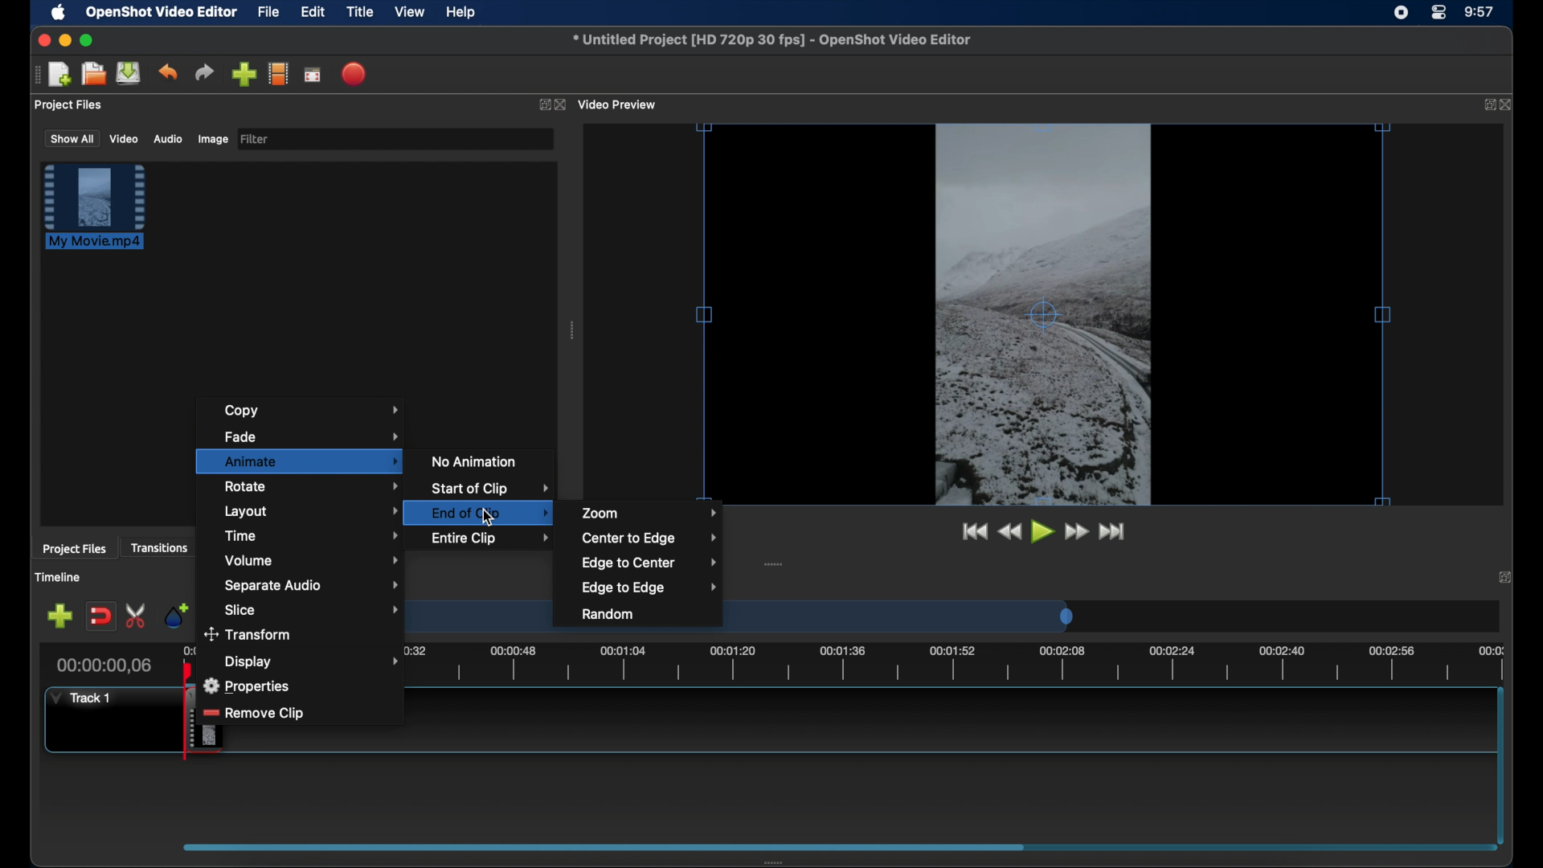 The height and width of the screenshot is (868, 1543). What do you see at coordinates (489, 489) in the screenshot?
I see `start of clip menu` at bounding box center [489, 489].